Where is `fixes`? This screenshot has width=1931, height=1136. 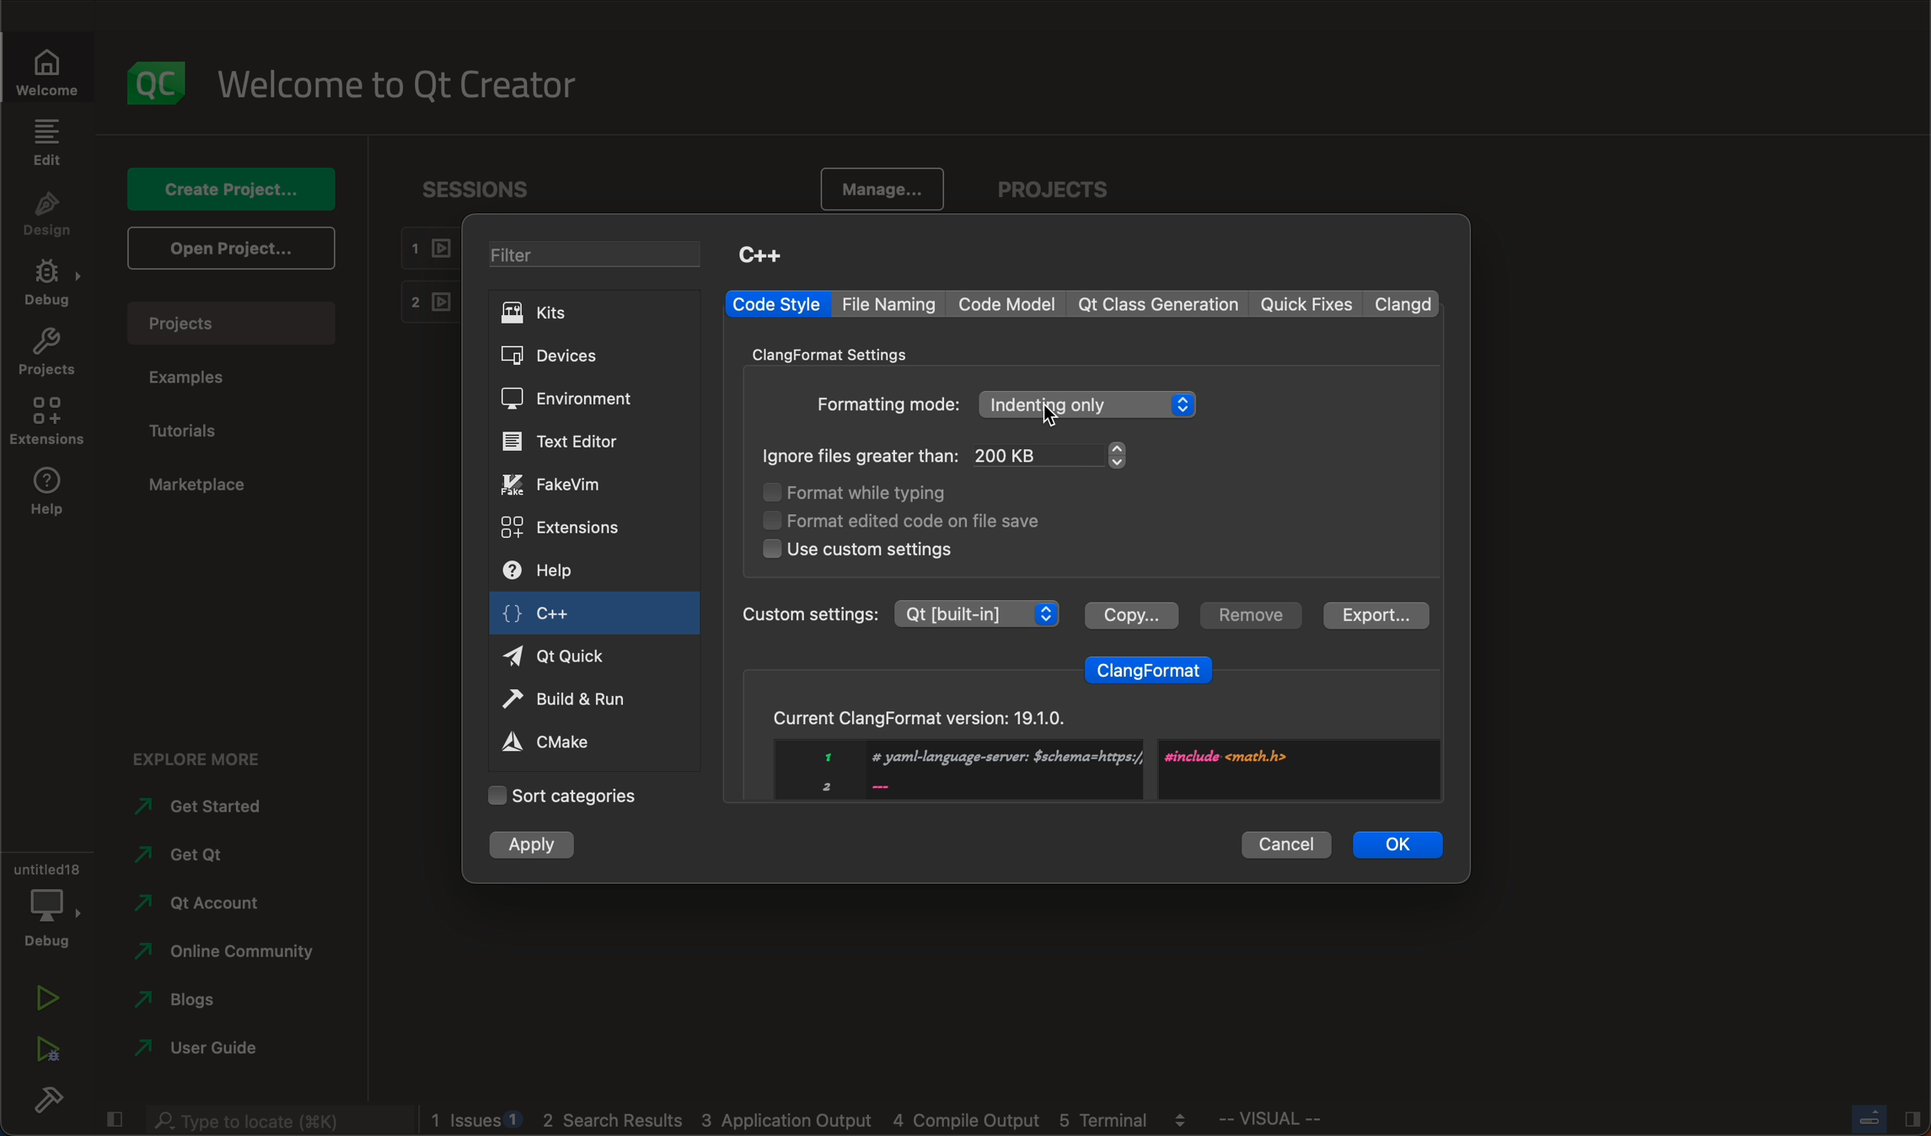 fixes is located at coordinates (1309, 305).